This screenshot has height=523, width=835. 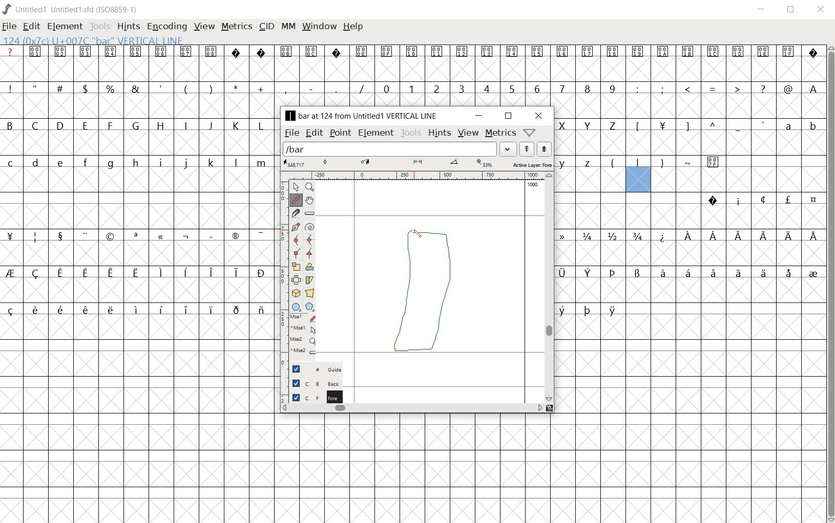 What do you see at coordinates (690, 217) in the screenshot?
I see `empty cells` at bounding box center [690, 217].